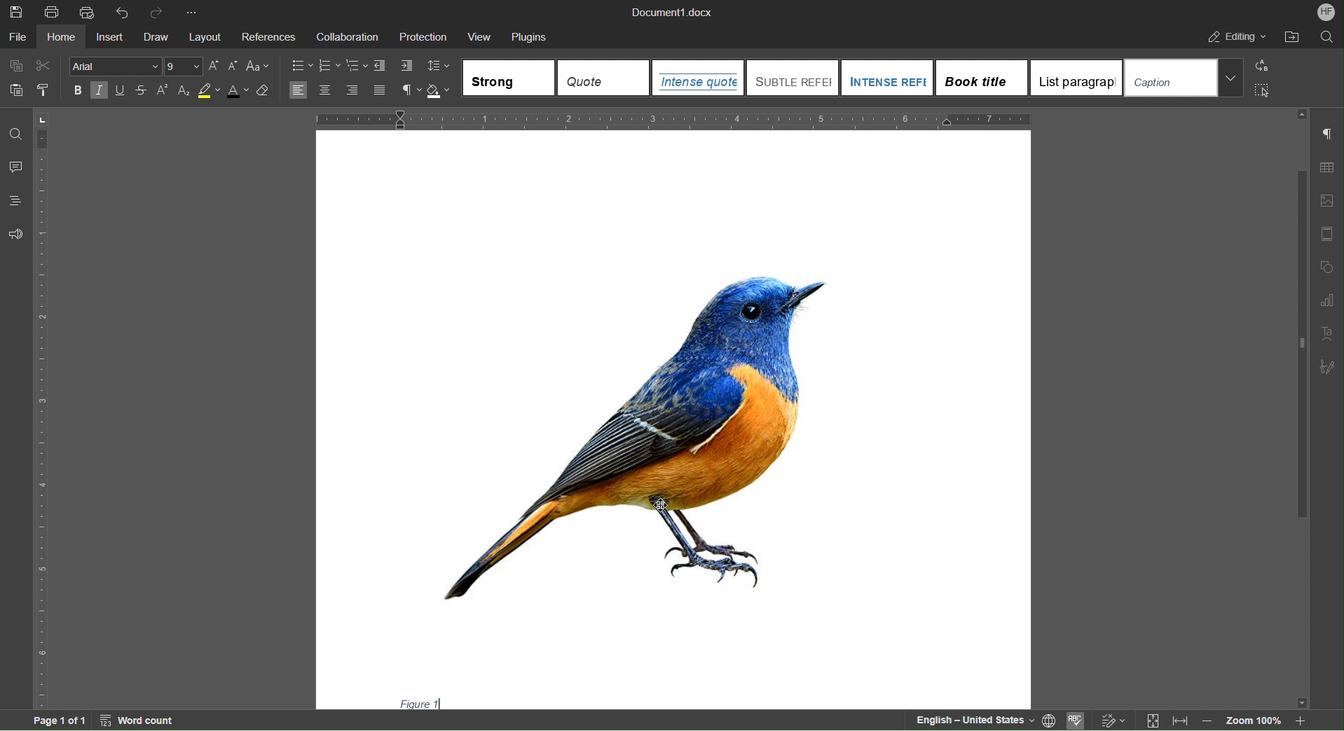 Image resolution: width=1344 pixels, height=731 pixels. I want to click on Non-Printing Characters, so click(1328, 133).